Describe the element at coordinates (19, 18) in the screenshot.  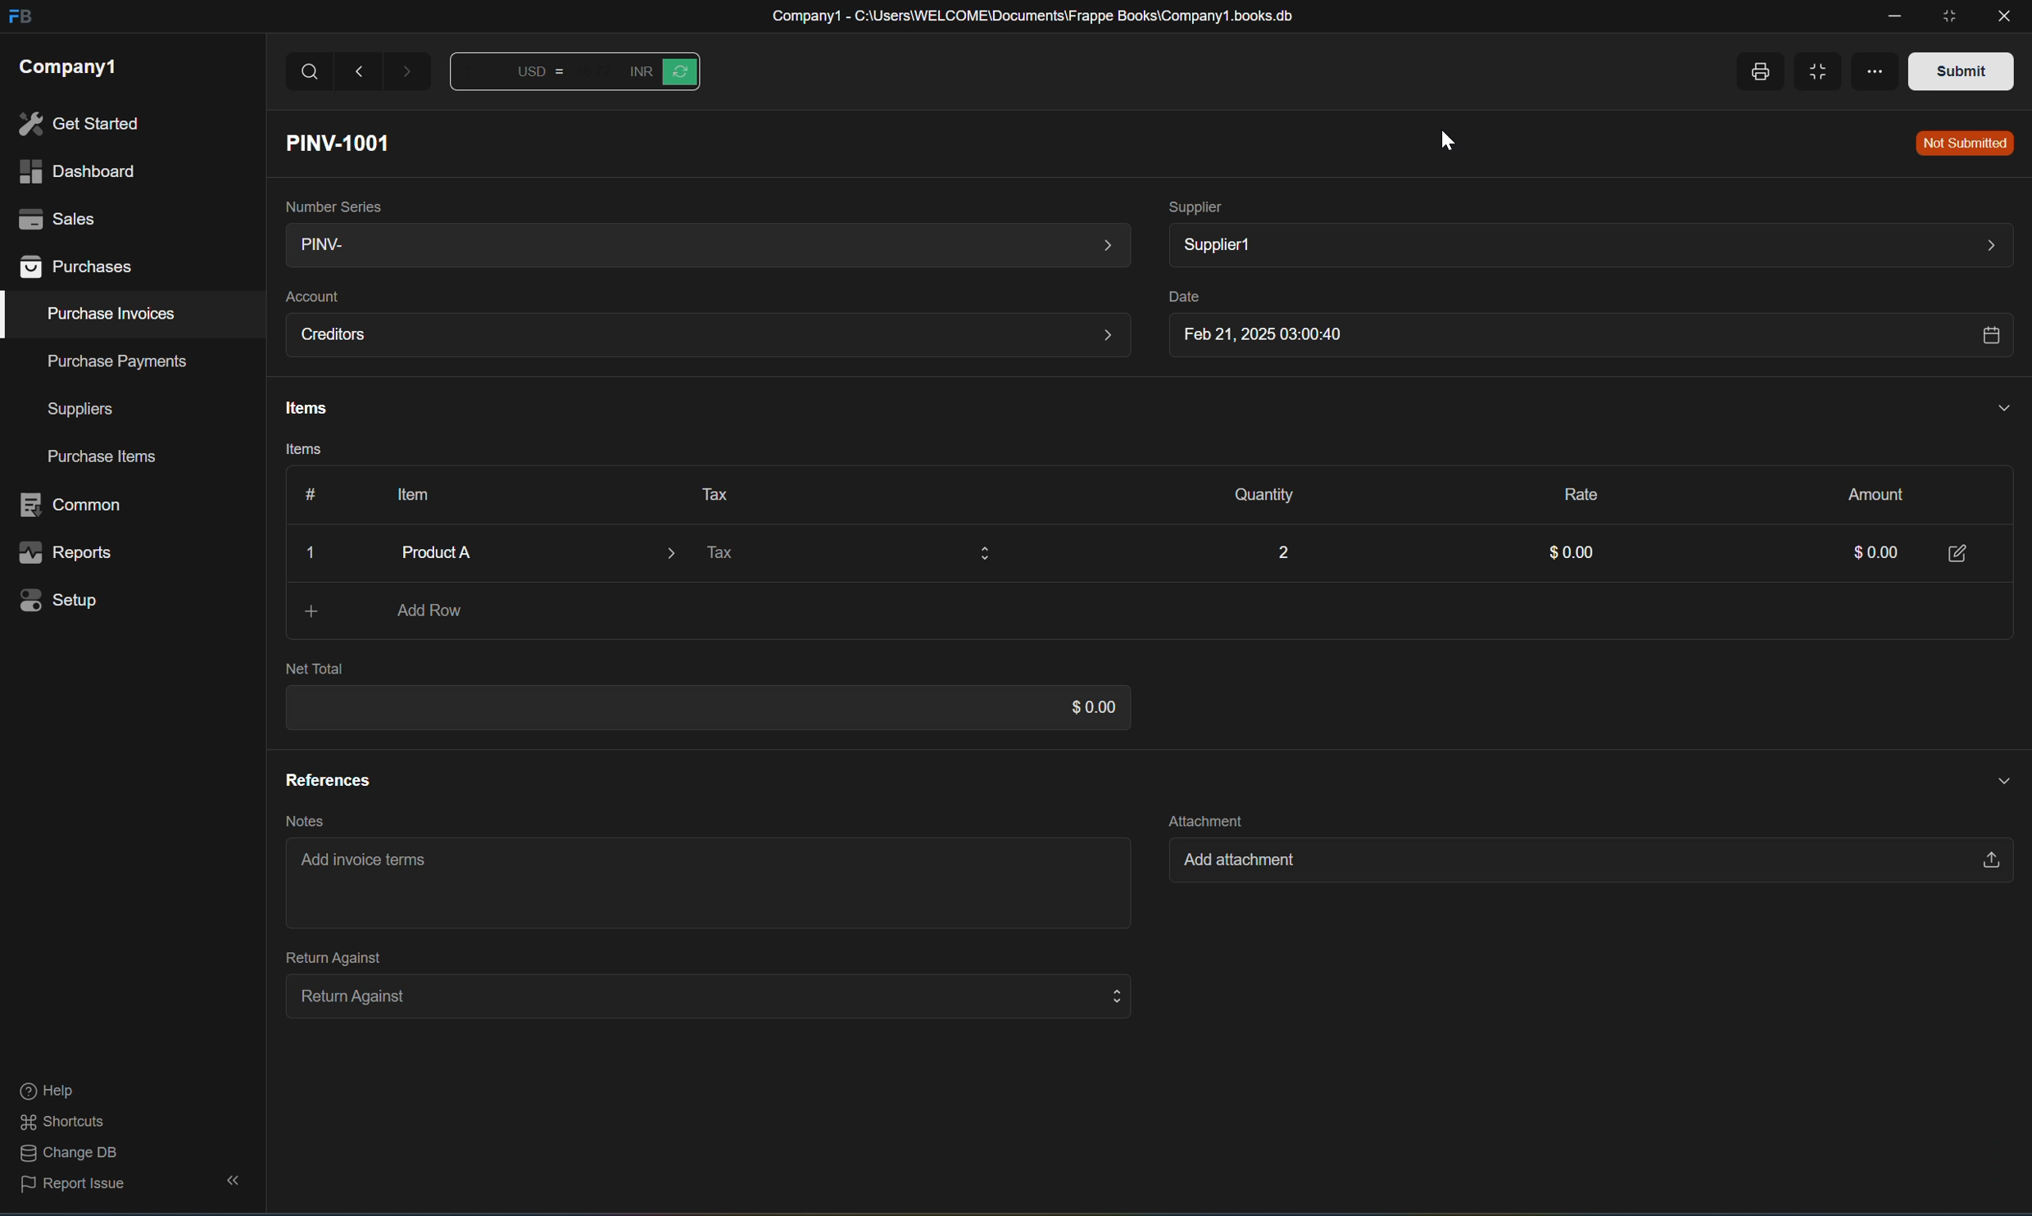
I see `FB` at that location.